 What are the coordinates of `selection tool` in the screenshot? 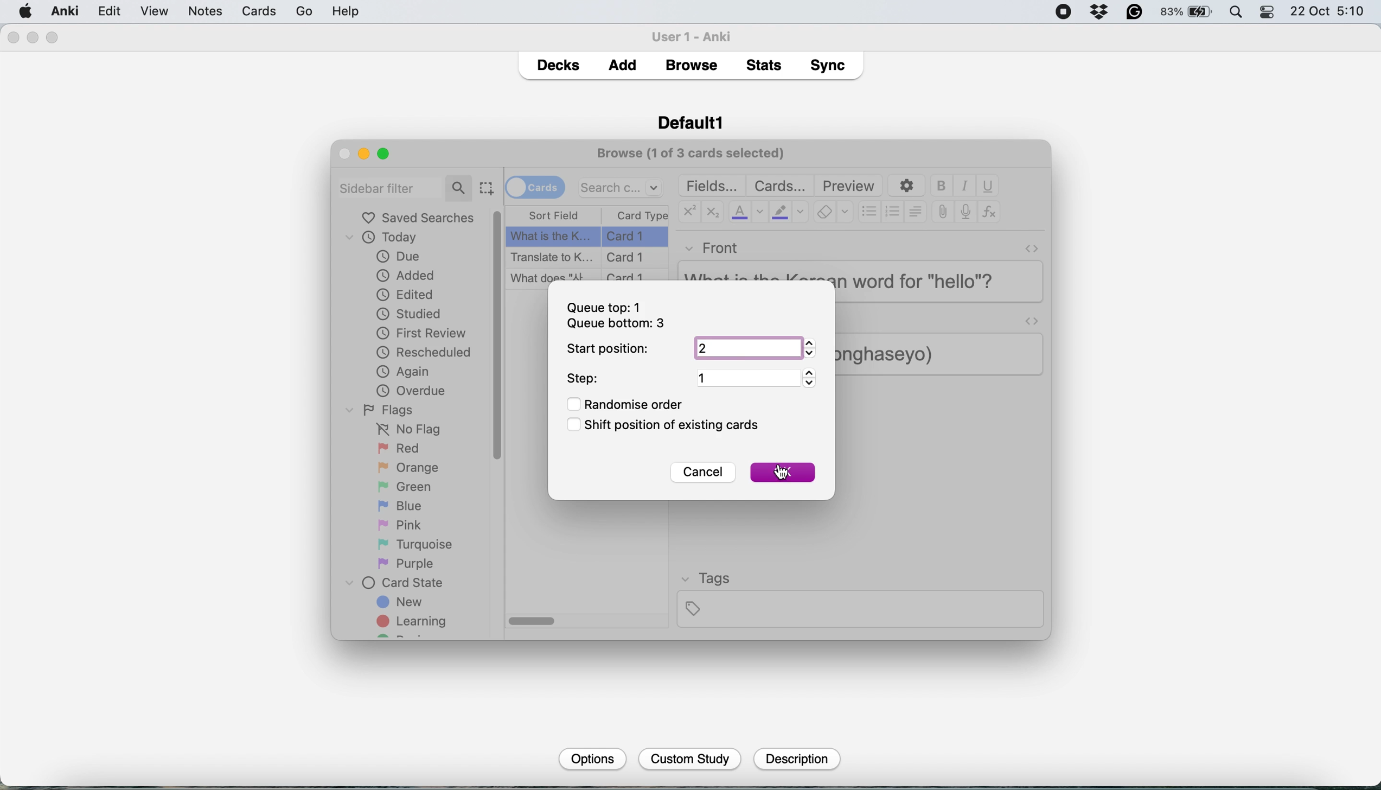 It's located at (486, 188).